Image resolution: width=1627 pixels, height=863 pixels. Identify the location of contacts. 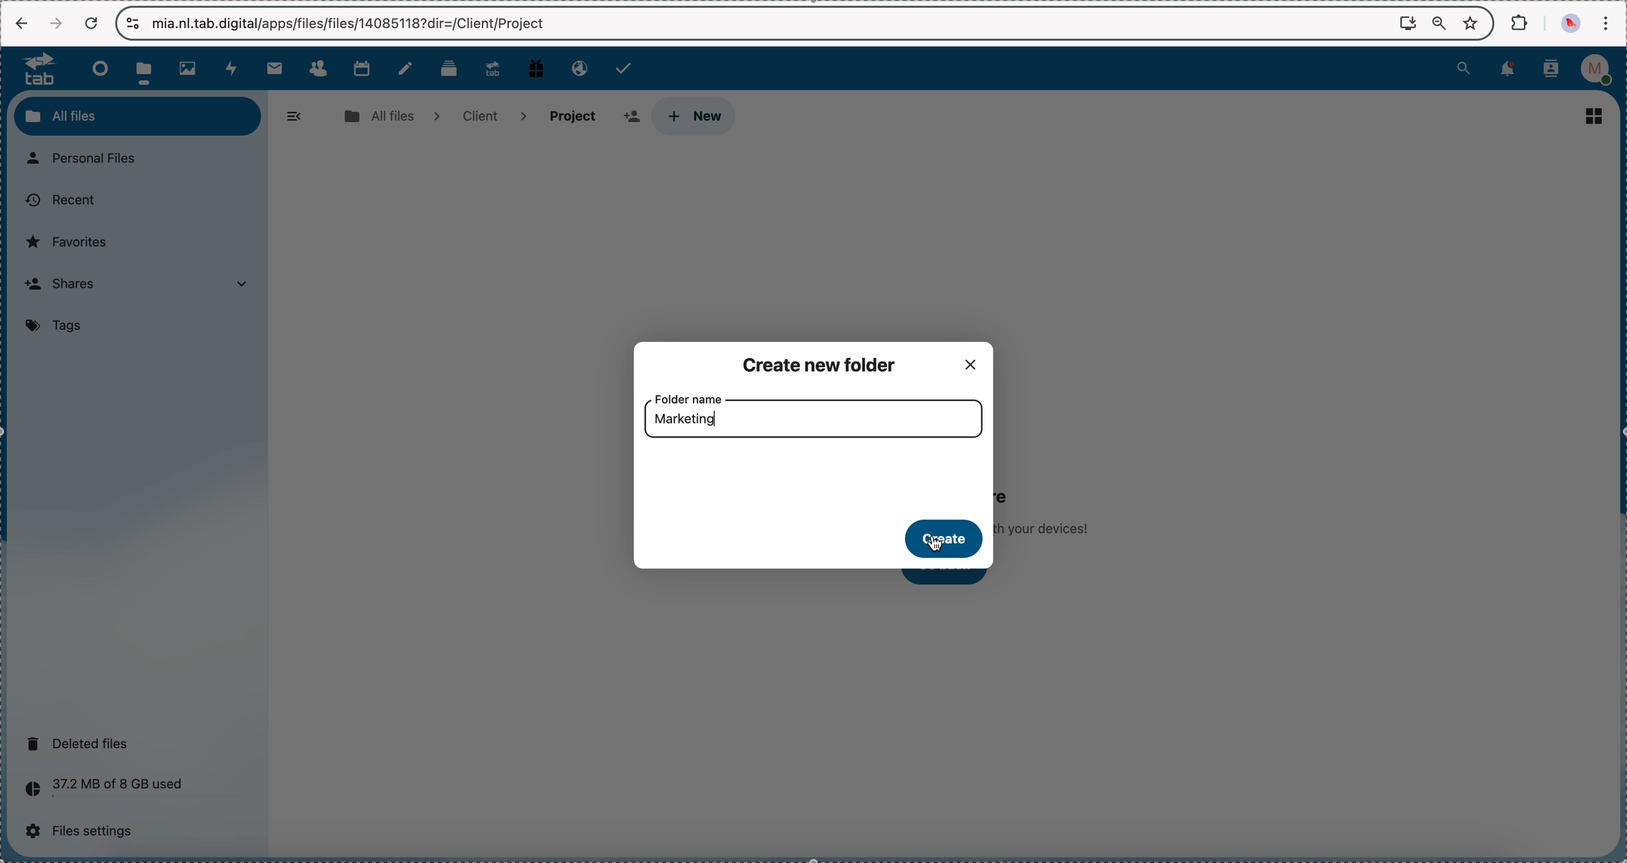
(318, 69).